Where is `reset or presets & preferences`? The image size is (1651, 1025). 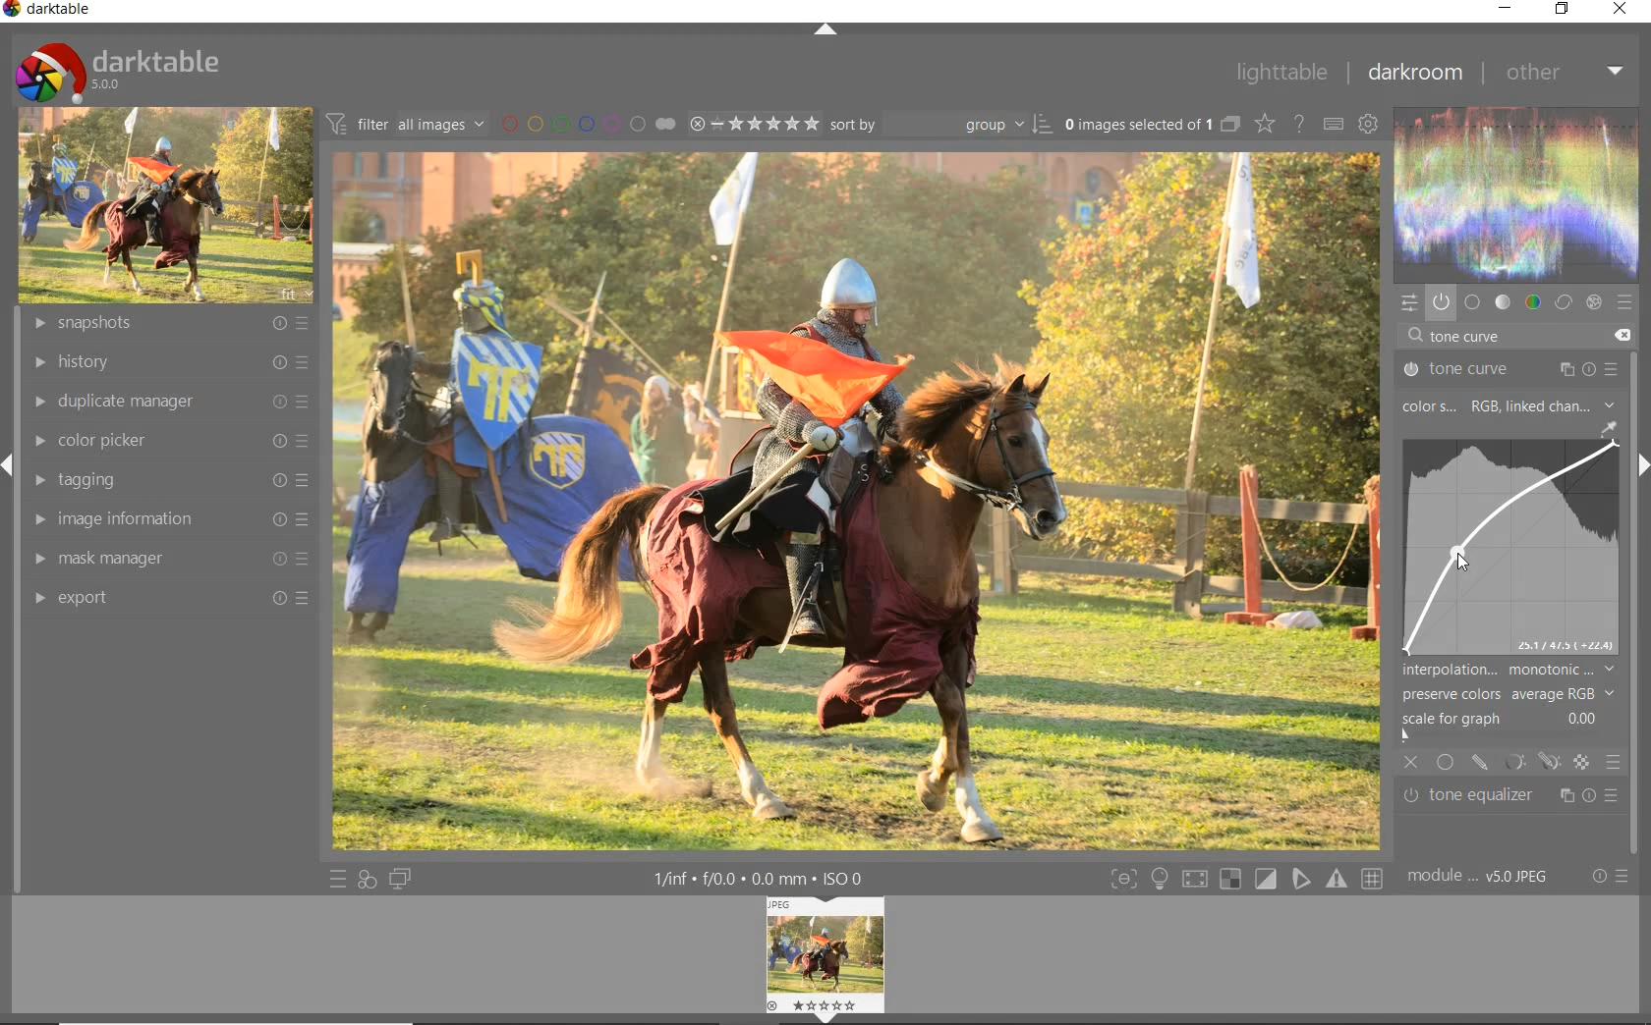
reset or presets & preferences is located at coordinates (1610, 878).